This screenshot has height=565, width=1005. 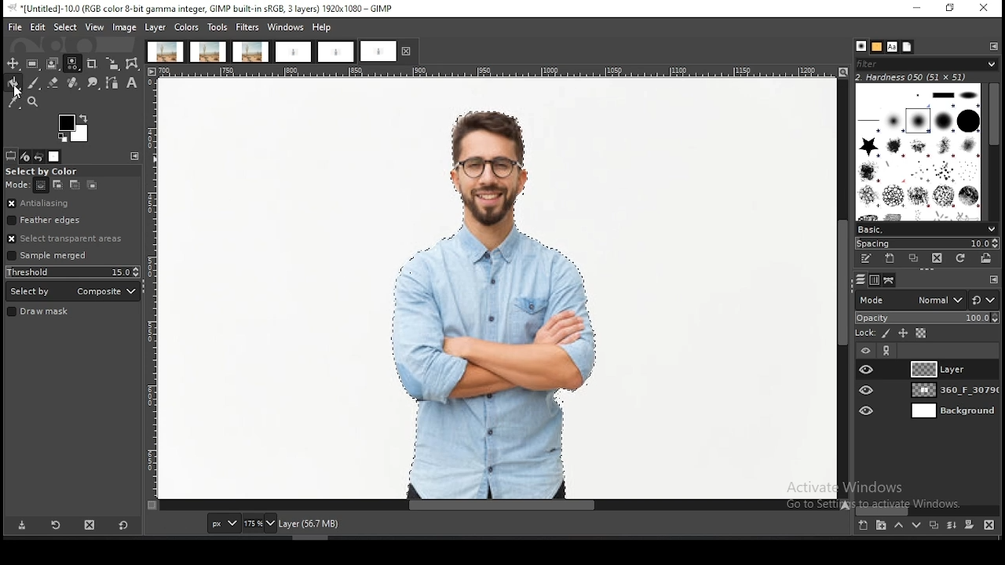 What do you see at coordinates (868, 370) in the screenshot?
I see `layer visibility on/off` at bounding box center [868, 370].